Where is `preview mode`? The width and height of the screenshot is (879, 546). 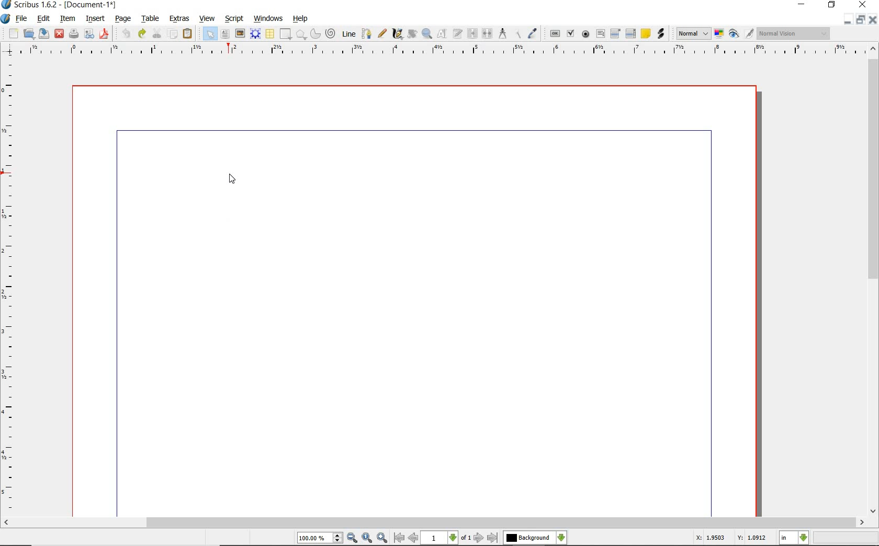
preview mode is located at coordinates (734, 35).